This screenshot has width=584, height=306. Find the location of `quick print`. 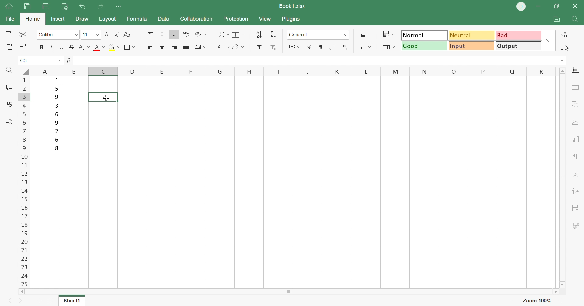

quick print is located at coordinates (63, 7).